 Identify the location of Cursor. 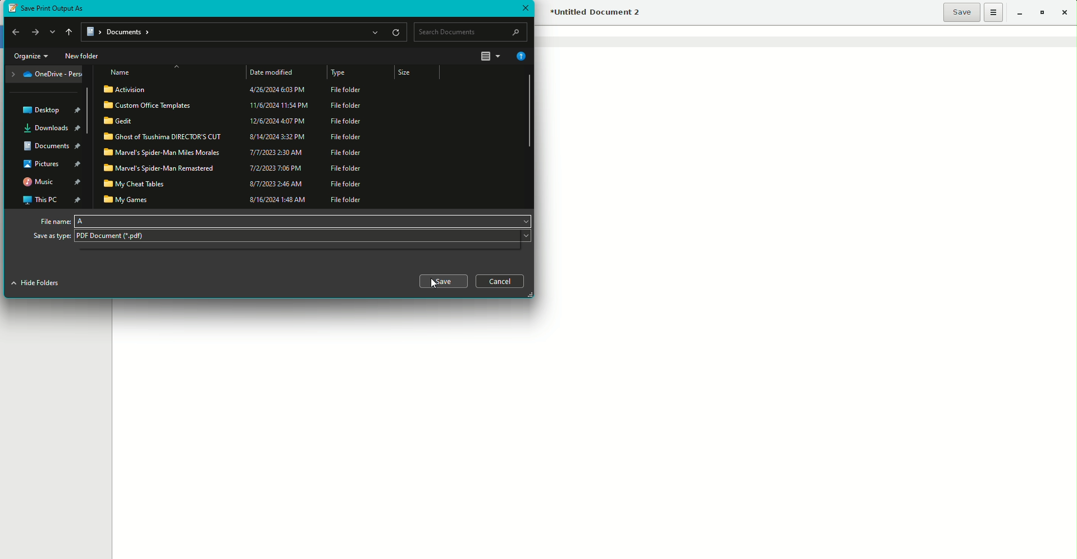
(435, 285).